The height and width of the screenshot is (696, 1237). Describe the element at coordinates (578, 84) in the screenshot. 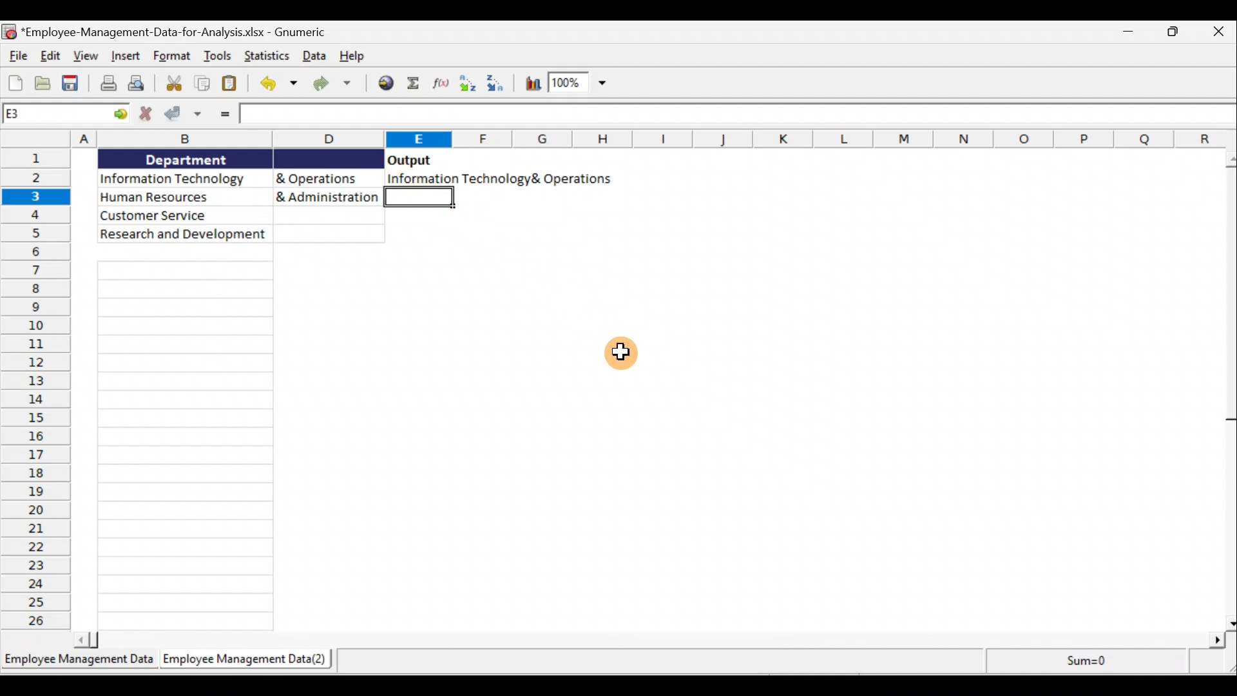

I see `Zoom` at that location.